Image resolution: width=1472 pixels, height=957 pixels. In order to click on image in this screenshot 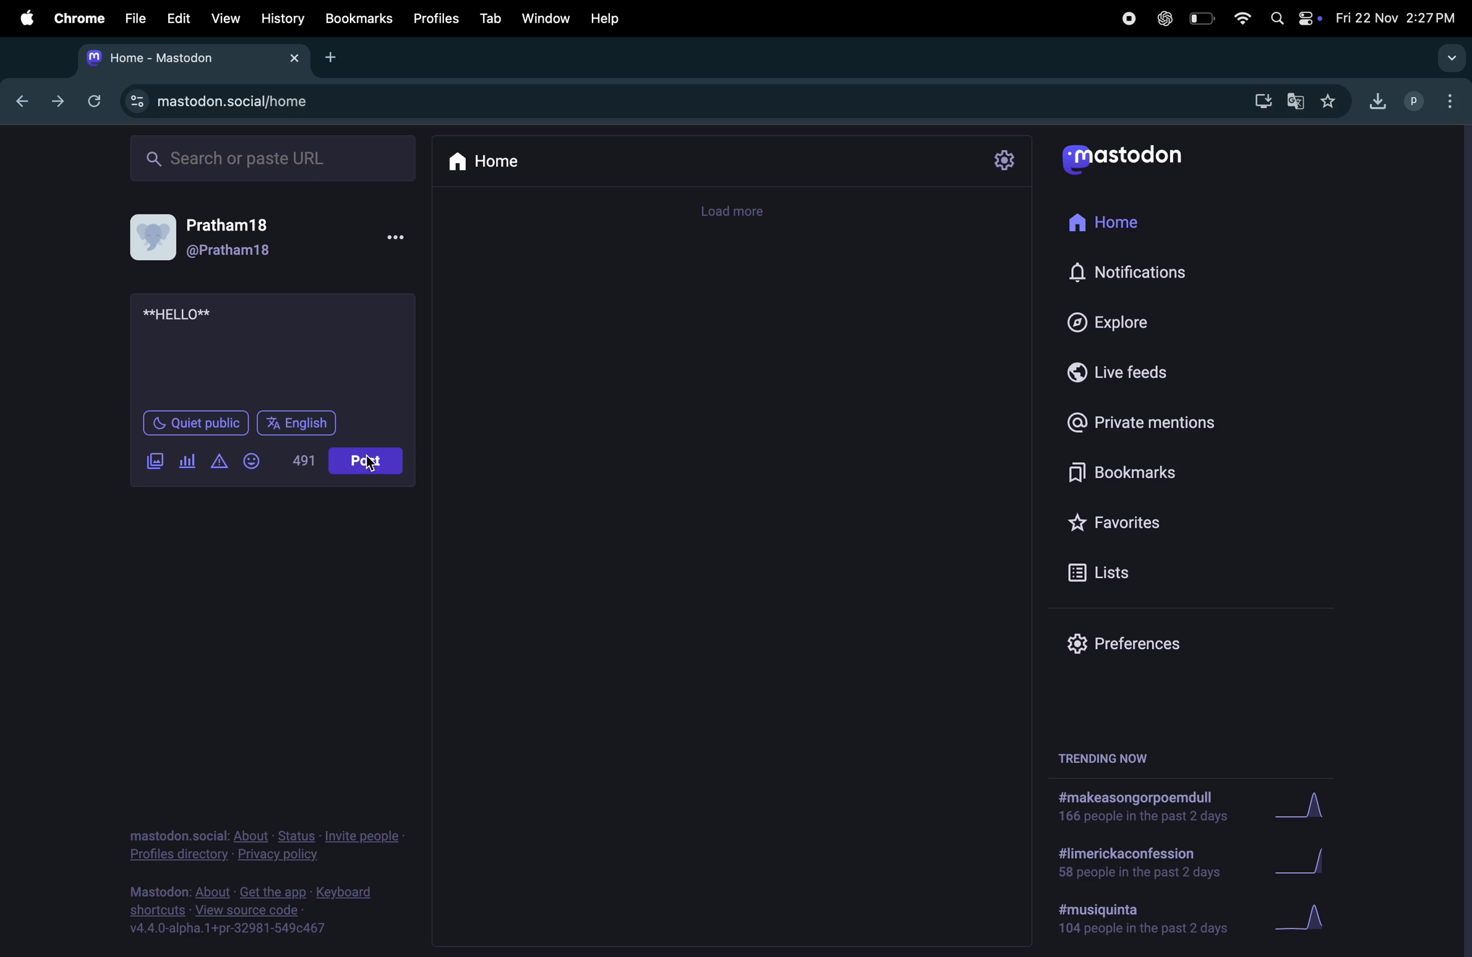, I will do `click(156, 459)`.